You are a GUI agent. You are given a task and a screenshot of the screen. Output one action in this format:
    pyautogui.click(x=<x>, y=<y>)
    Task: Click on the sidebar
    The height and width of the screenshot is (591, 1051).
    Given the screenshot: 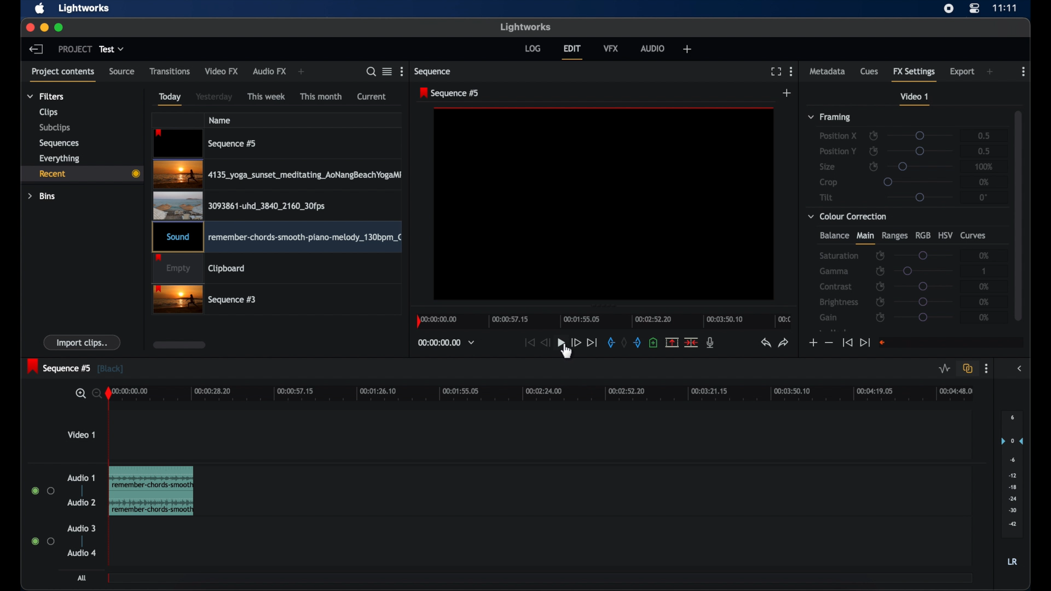 What is the action you would take?
    pyautogui.click(x=1019, y=369)
    